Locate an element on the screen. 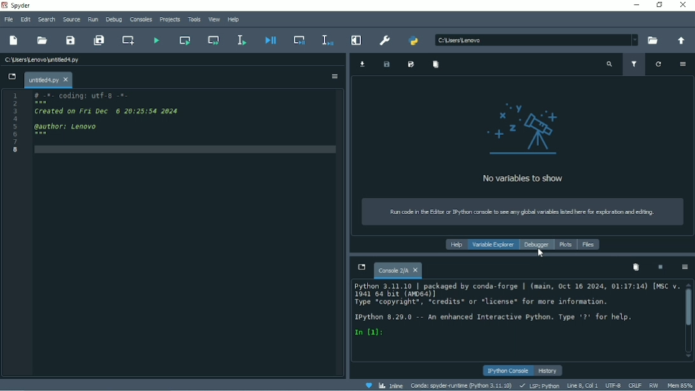 The height and width of the screenshot is (391, 695). Python 3.11.10 | packaged by conds-forge | (mein, Oct 16 2024, 01:17:14) [MSC v.
1041 64 bit (064)]

Type “copyright*, *credits* or *license* for more information.

Python 8.29.0 -- An enhanced Interactive Python. Type '2' for help.

n fa: is located at coordinates (514, 314).